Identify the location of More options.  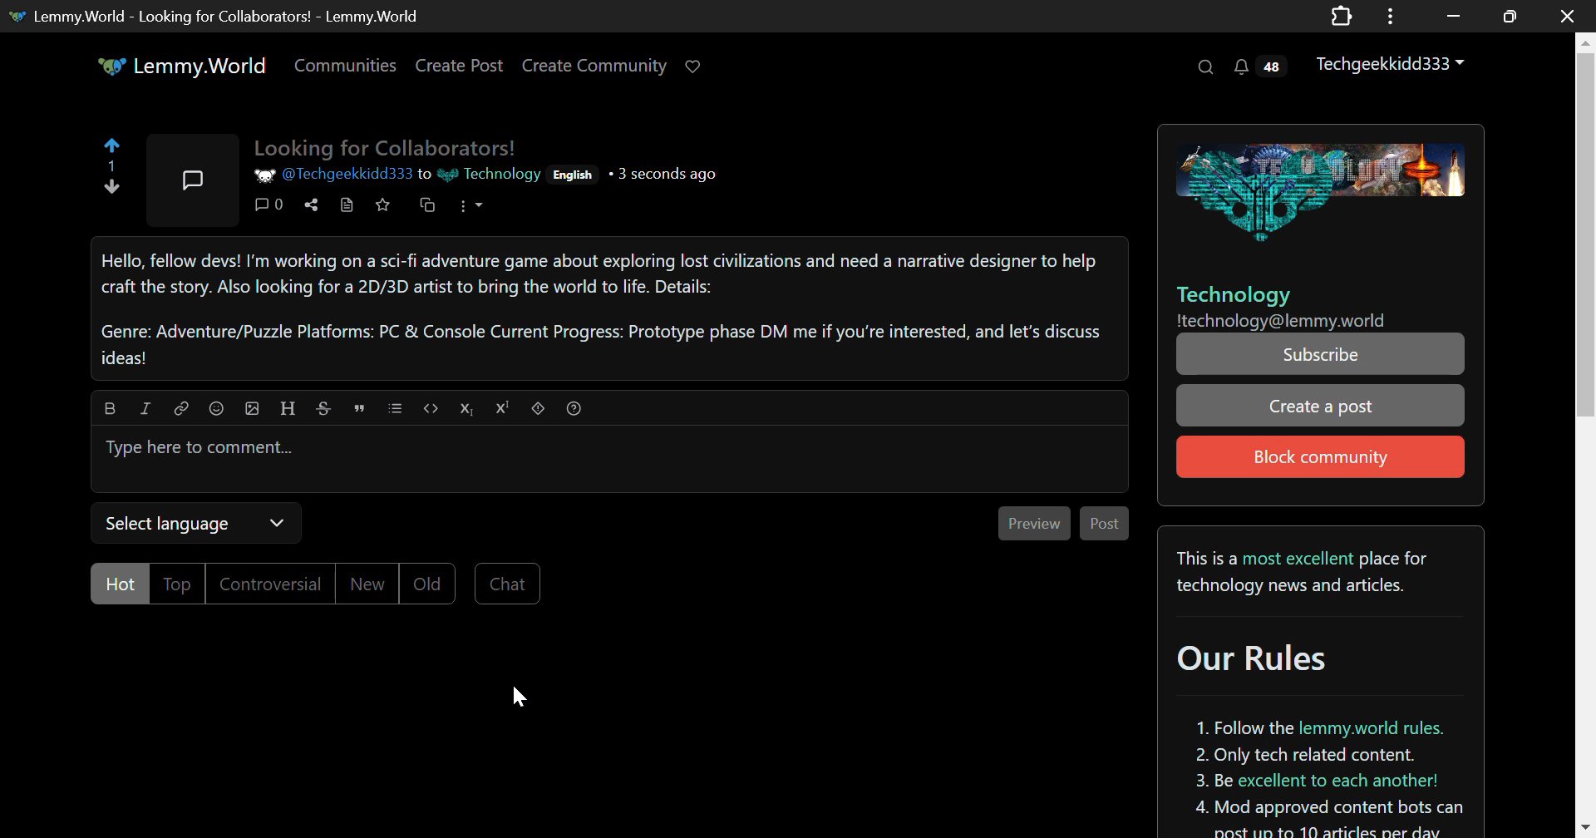
(470, 210).